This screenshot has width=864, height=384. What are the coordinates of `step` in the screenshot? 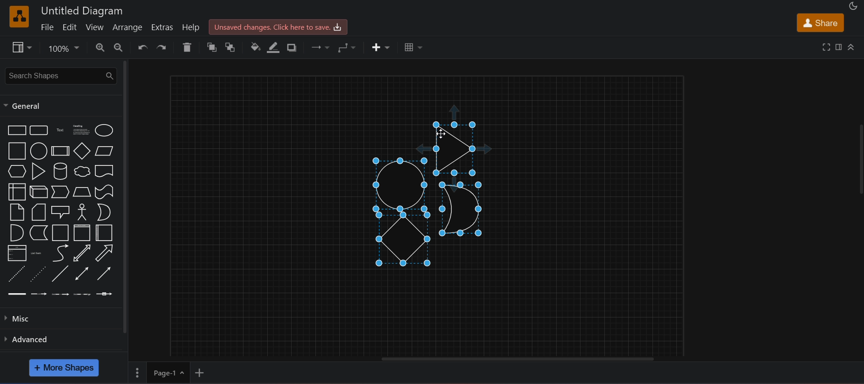 It's located at (60, 192).